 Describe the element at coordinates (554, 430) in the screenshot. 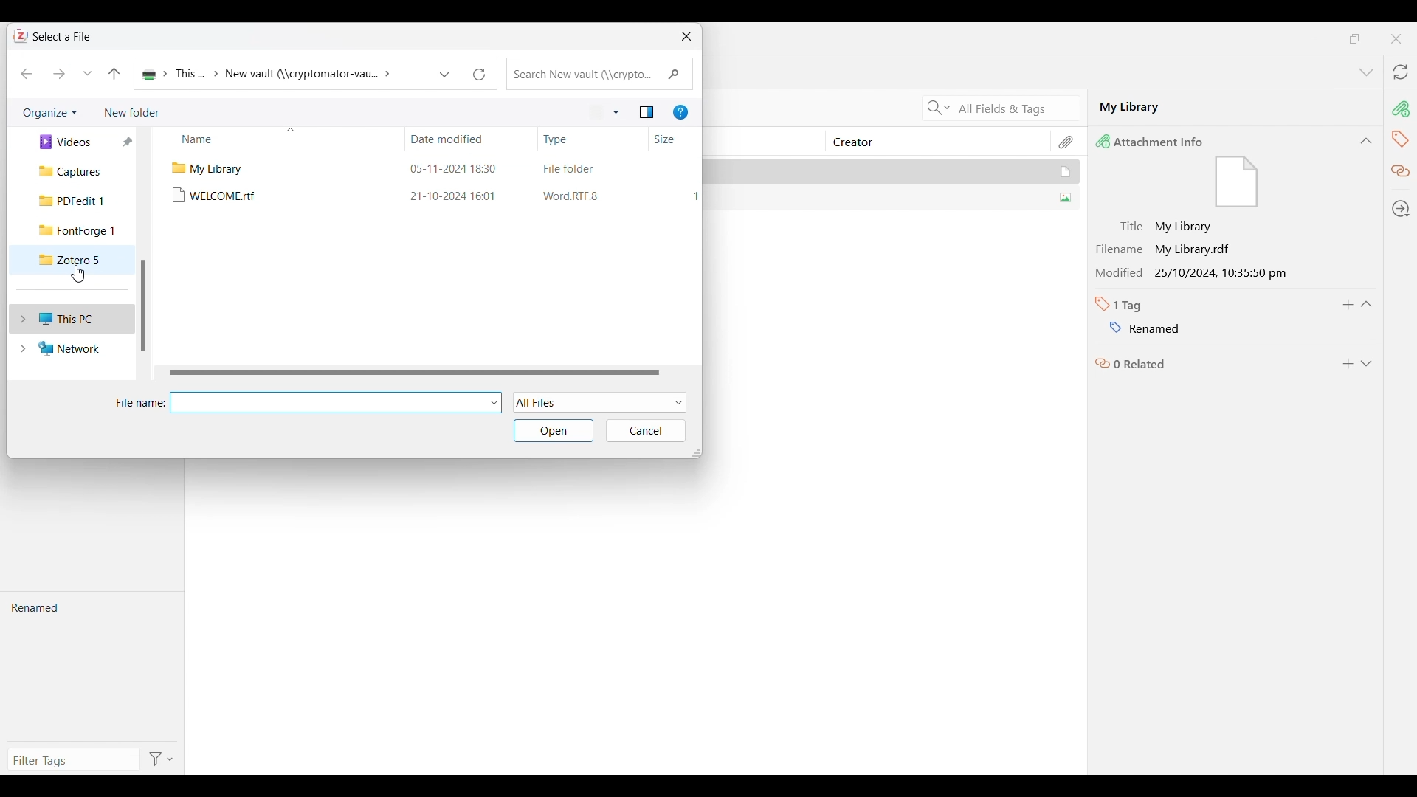

I see `Open selected folder/file` at that location.